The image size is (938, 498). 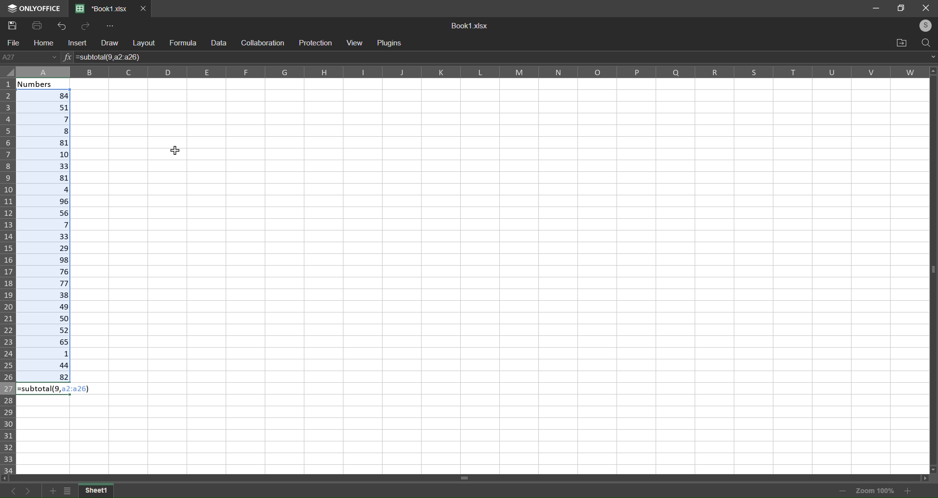 What do you see at coordinates (929, 480) in the screenshot?
I see `move right` at bounding box center [929, 480].